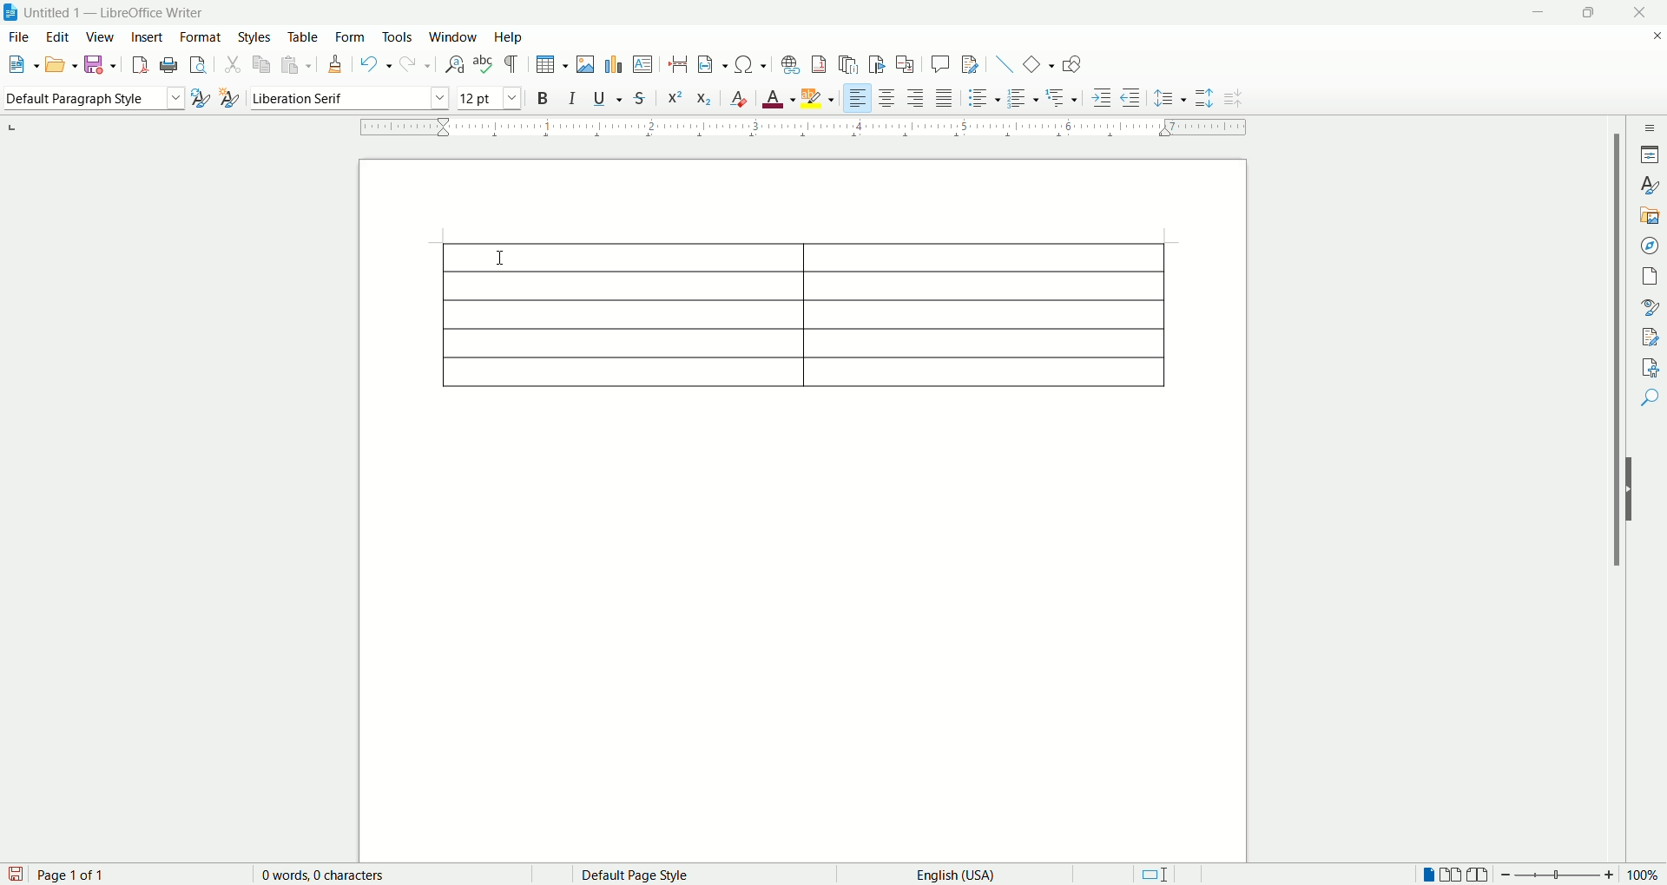  What do you see at coordinates (1650, 306) in the screenshot?
I see `style inspector` at bounding box center [1650, 306].